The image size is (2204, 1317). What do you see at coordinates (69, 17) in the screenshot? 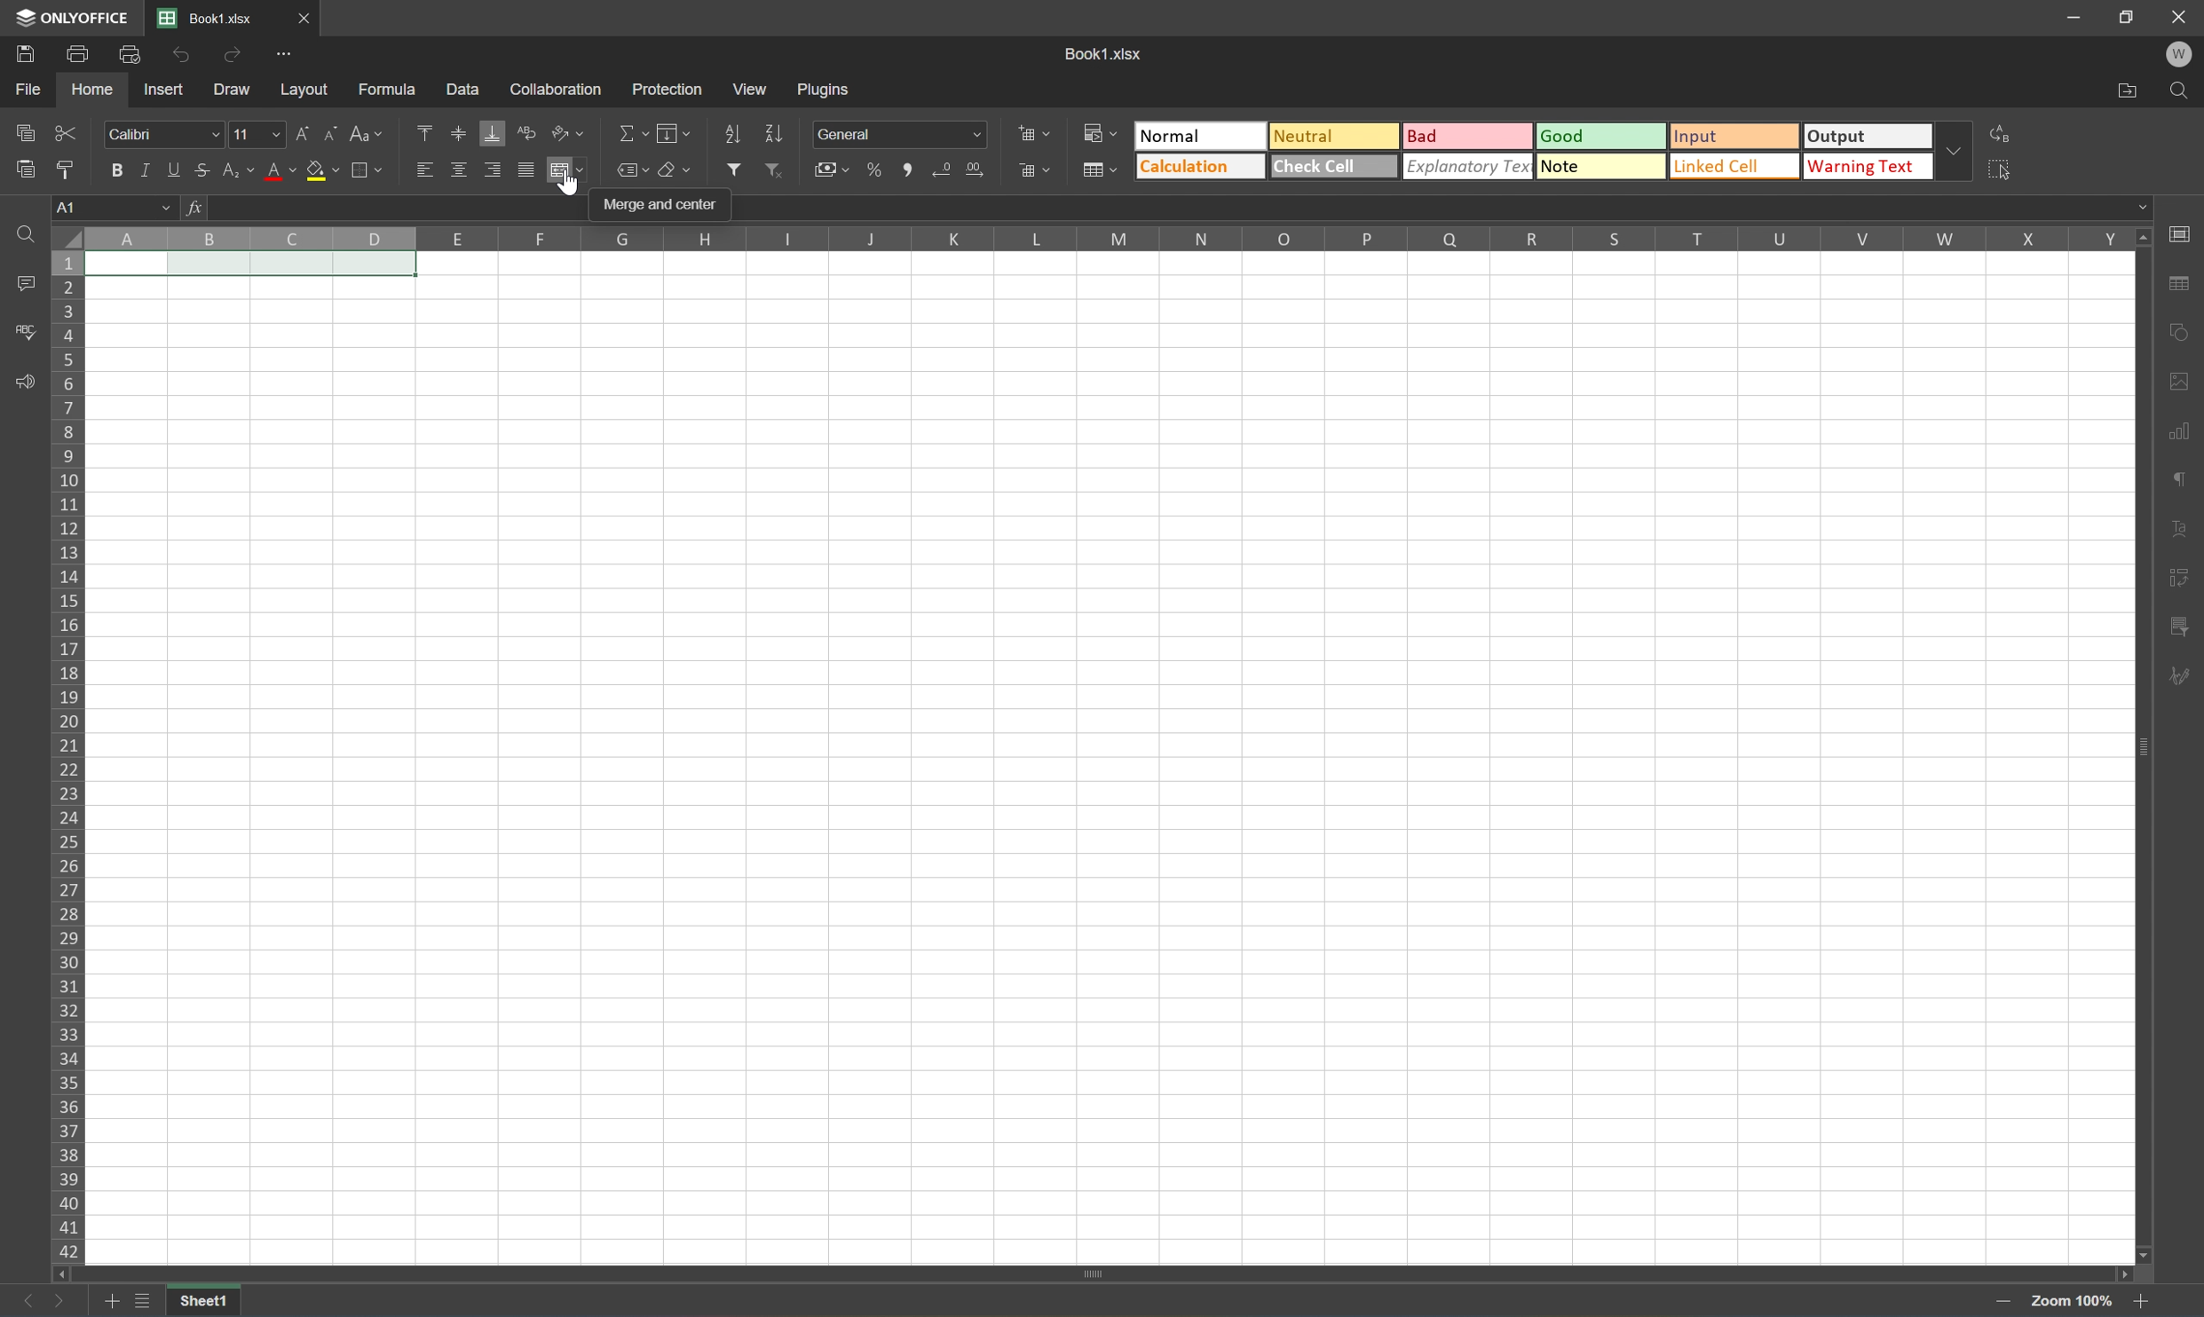
I see `ONLYOFFICE` at bounding box center [69, 17].